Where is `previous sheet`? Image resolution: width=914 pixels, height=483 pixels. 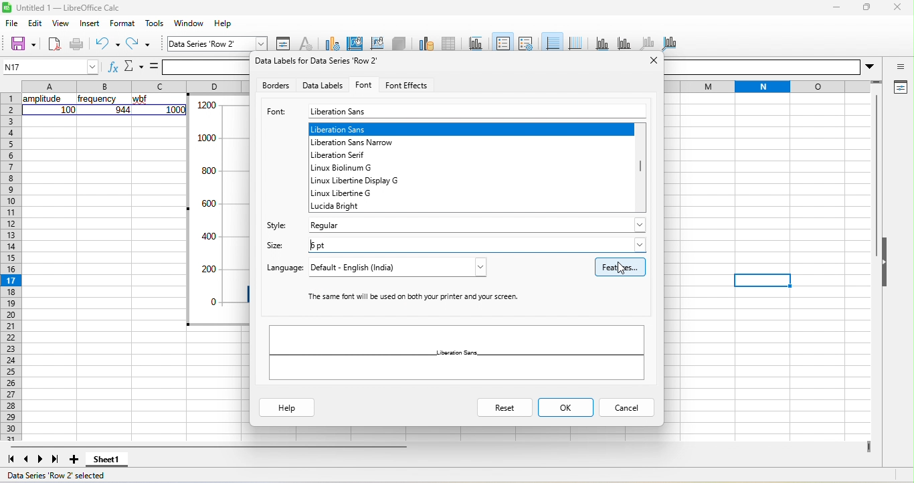
previous sheet is located at coordinates (27, 460).